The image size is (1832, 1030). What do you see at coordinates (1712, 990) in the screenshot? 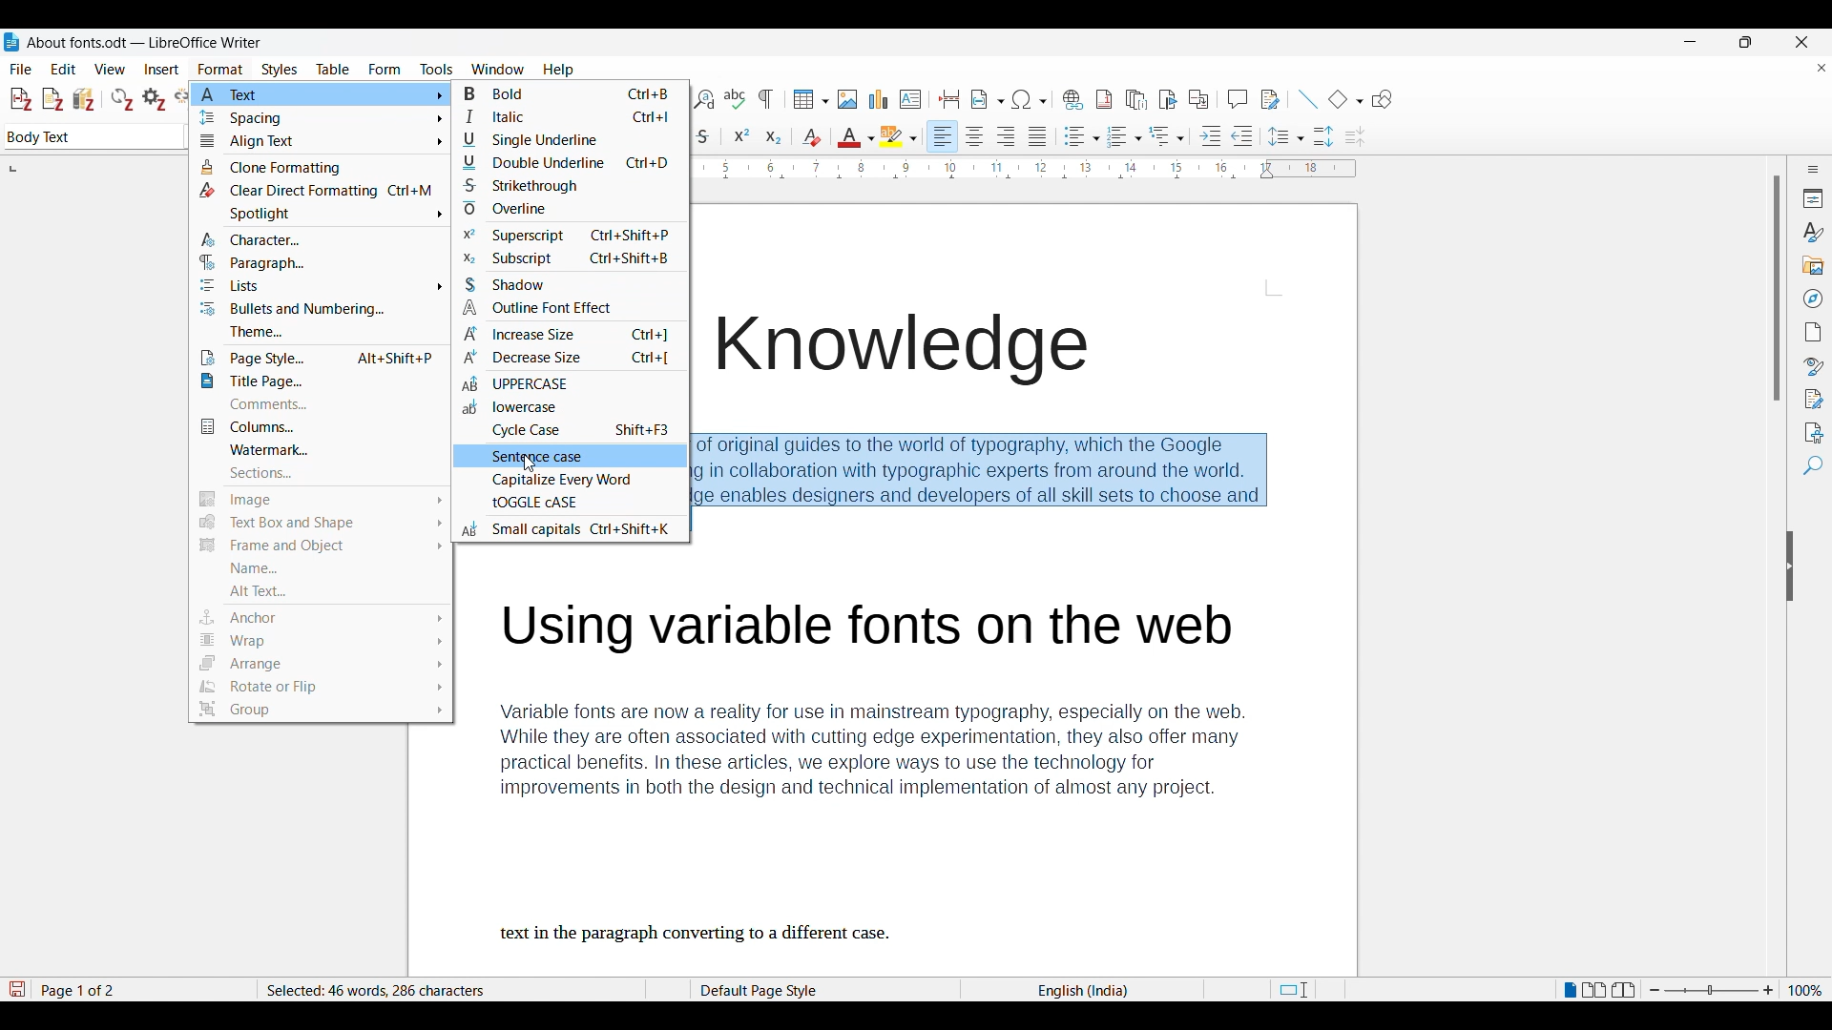
I see `Zoom slider` at bounding box center [1712, 990].